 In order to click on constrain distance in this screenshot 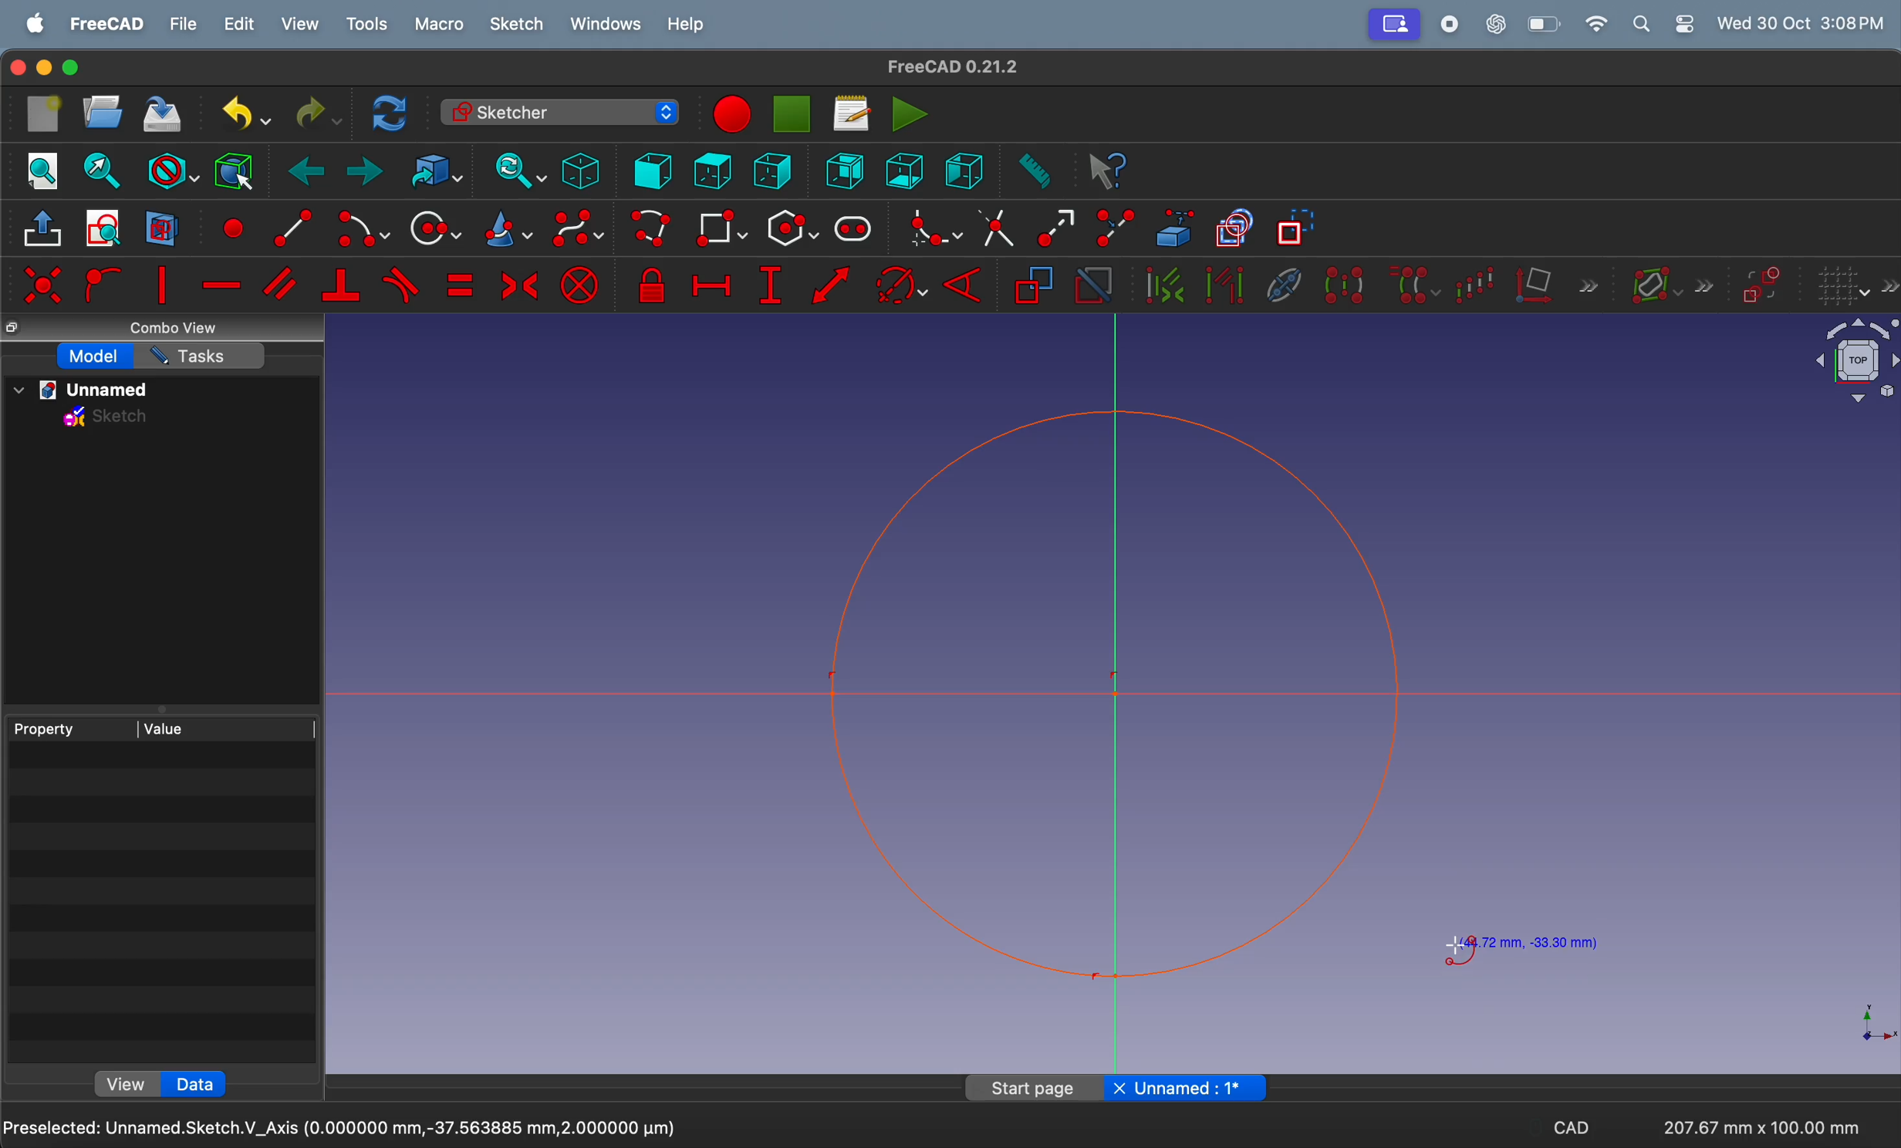, I will do `click(832, 289)`.